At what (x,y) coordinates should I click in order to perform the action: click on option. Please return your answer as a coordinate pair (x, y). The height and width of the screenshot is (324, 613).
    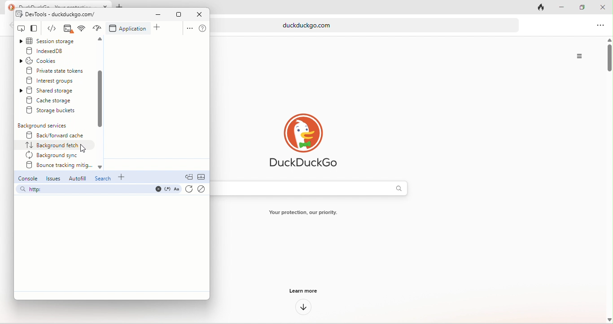
    Looking at the image, I should click on (601, 26).